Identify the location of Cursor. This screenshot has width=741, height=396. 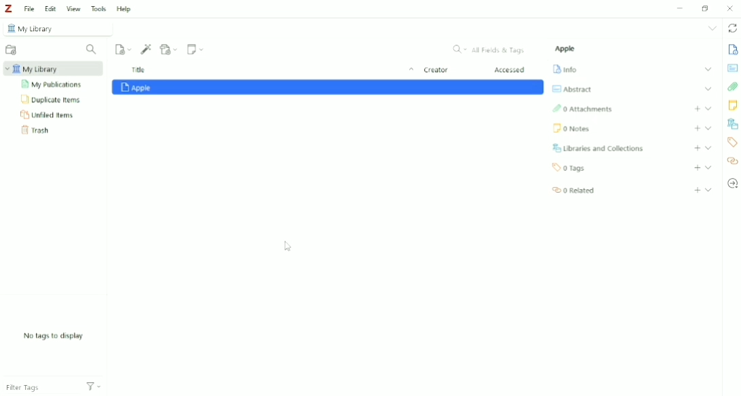
(287, 246).